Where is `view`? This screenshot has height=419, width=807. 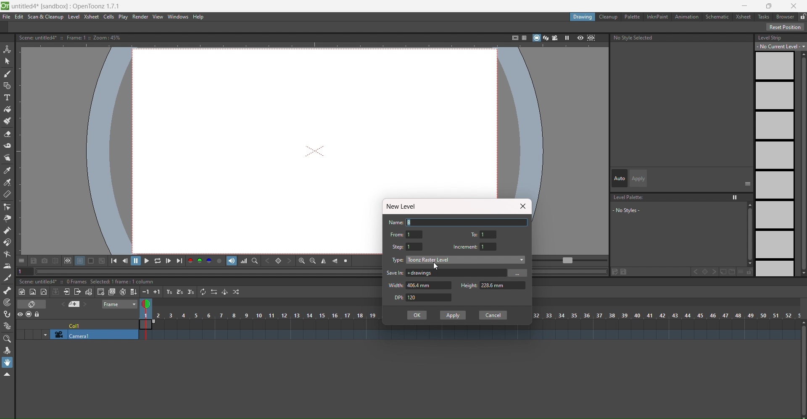 view is located at coordinates (148, 305).